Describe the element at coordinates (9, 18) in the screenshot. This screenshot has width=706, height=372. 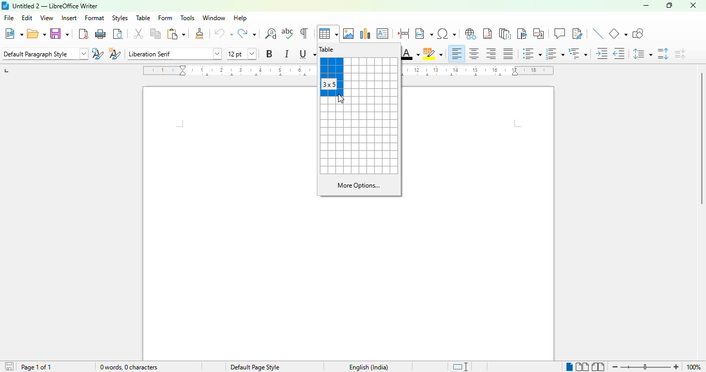
I see `file` at that location.